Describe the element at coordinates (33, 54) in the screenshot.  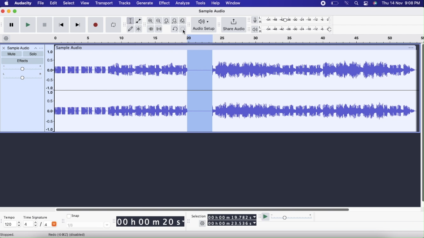
I see `Solo` at that location.